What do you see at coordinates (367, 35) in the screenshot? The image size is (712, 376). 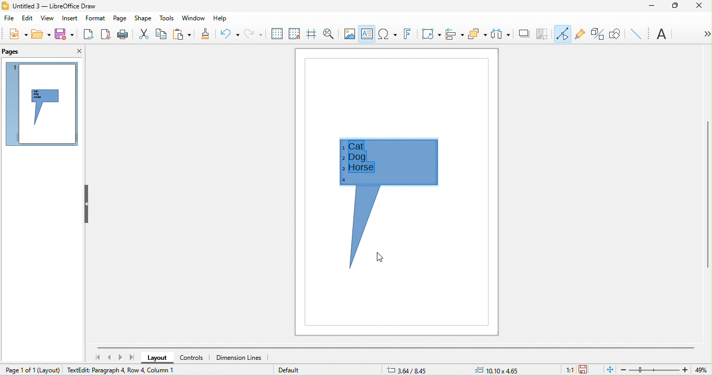 I see `text box` at bounding box center [367, 35].